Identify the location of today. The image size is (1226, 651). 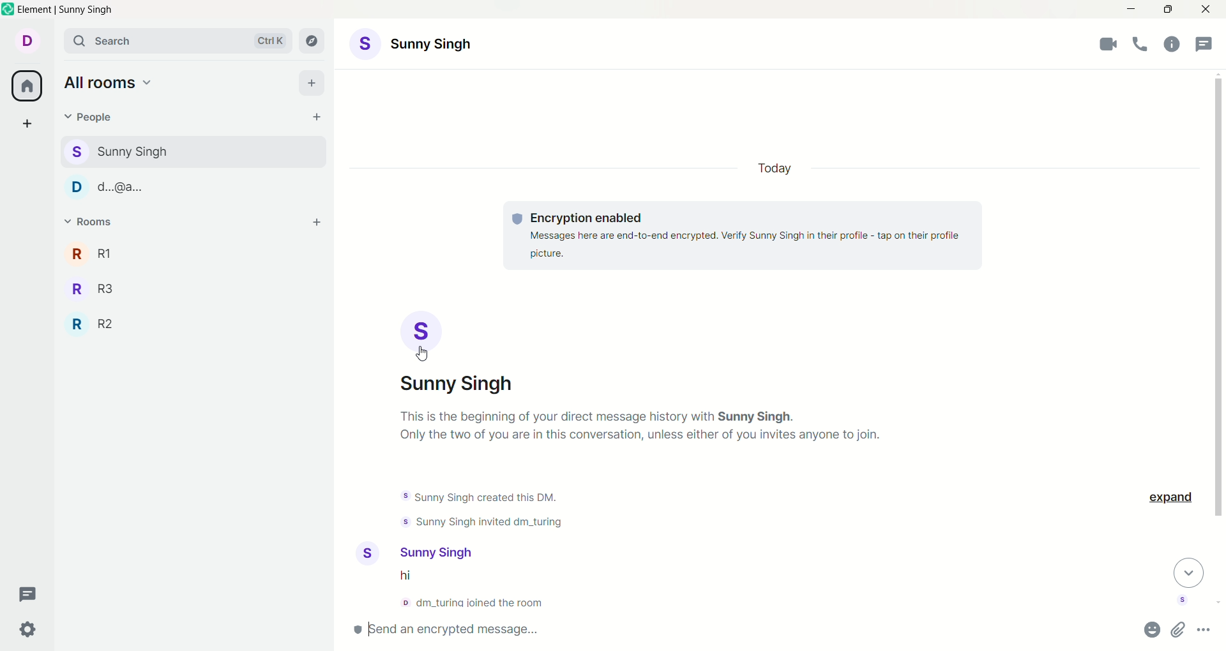
(774, 167).